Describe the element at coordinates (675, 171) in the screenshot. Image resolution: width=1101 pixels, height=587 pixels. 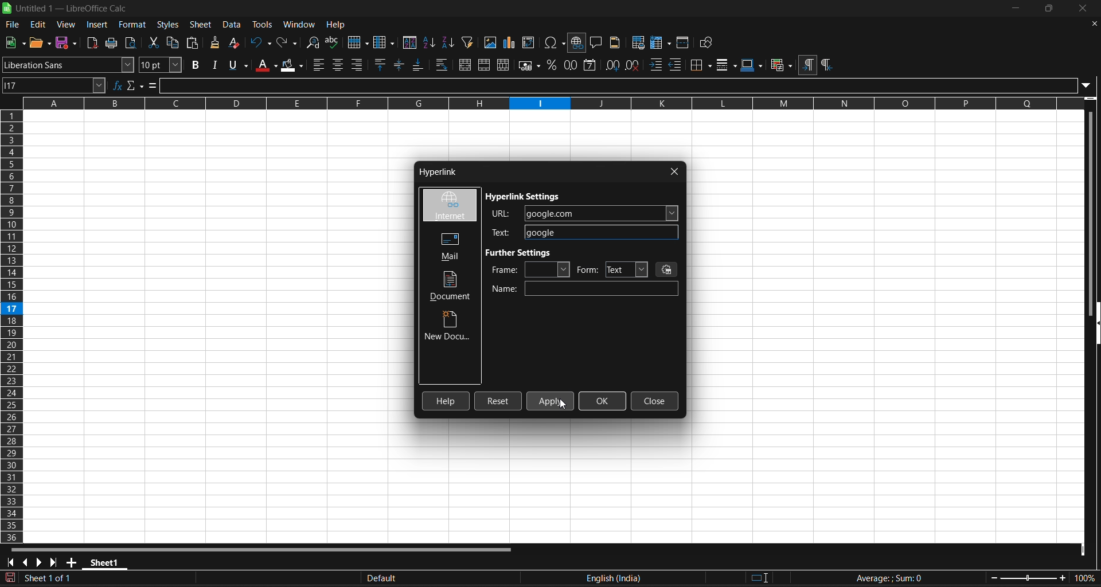
I see `close` at that location.